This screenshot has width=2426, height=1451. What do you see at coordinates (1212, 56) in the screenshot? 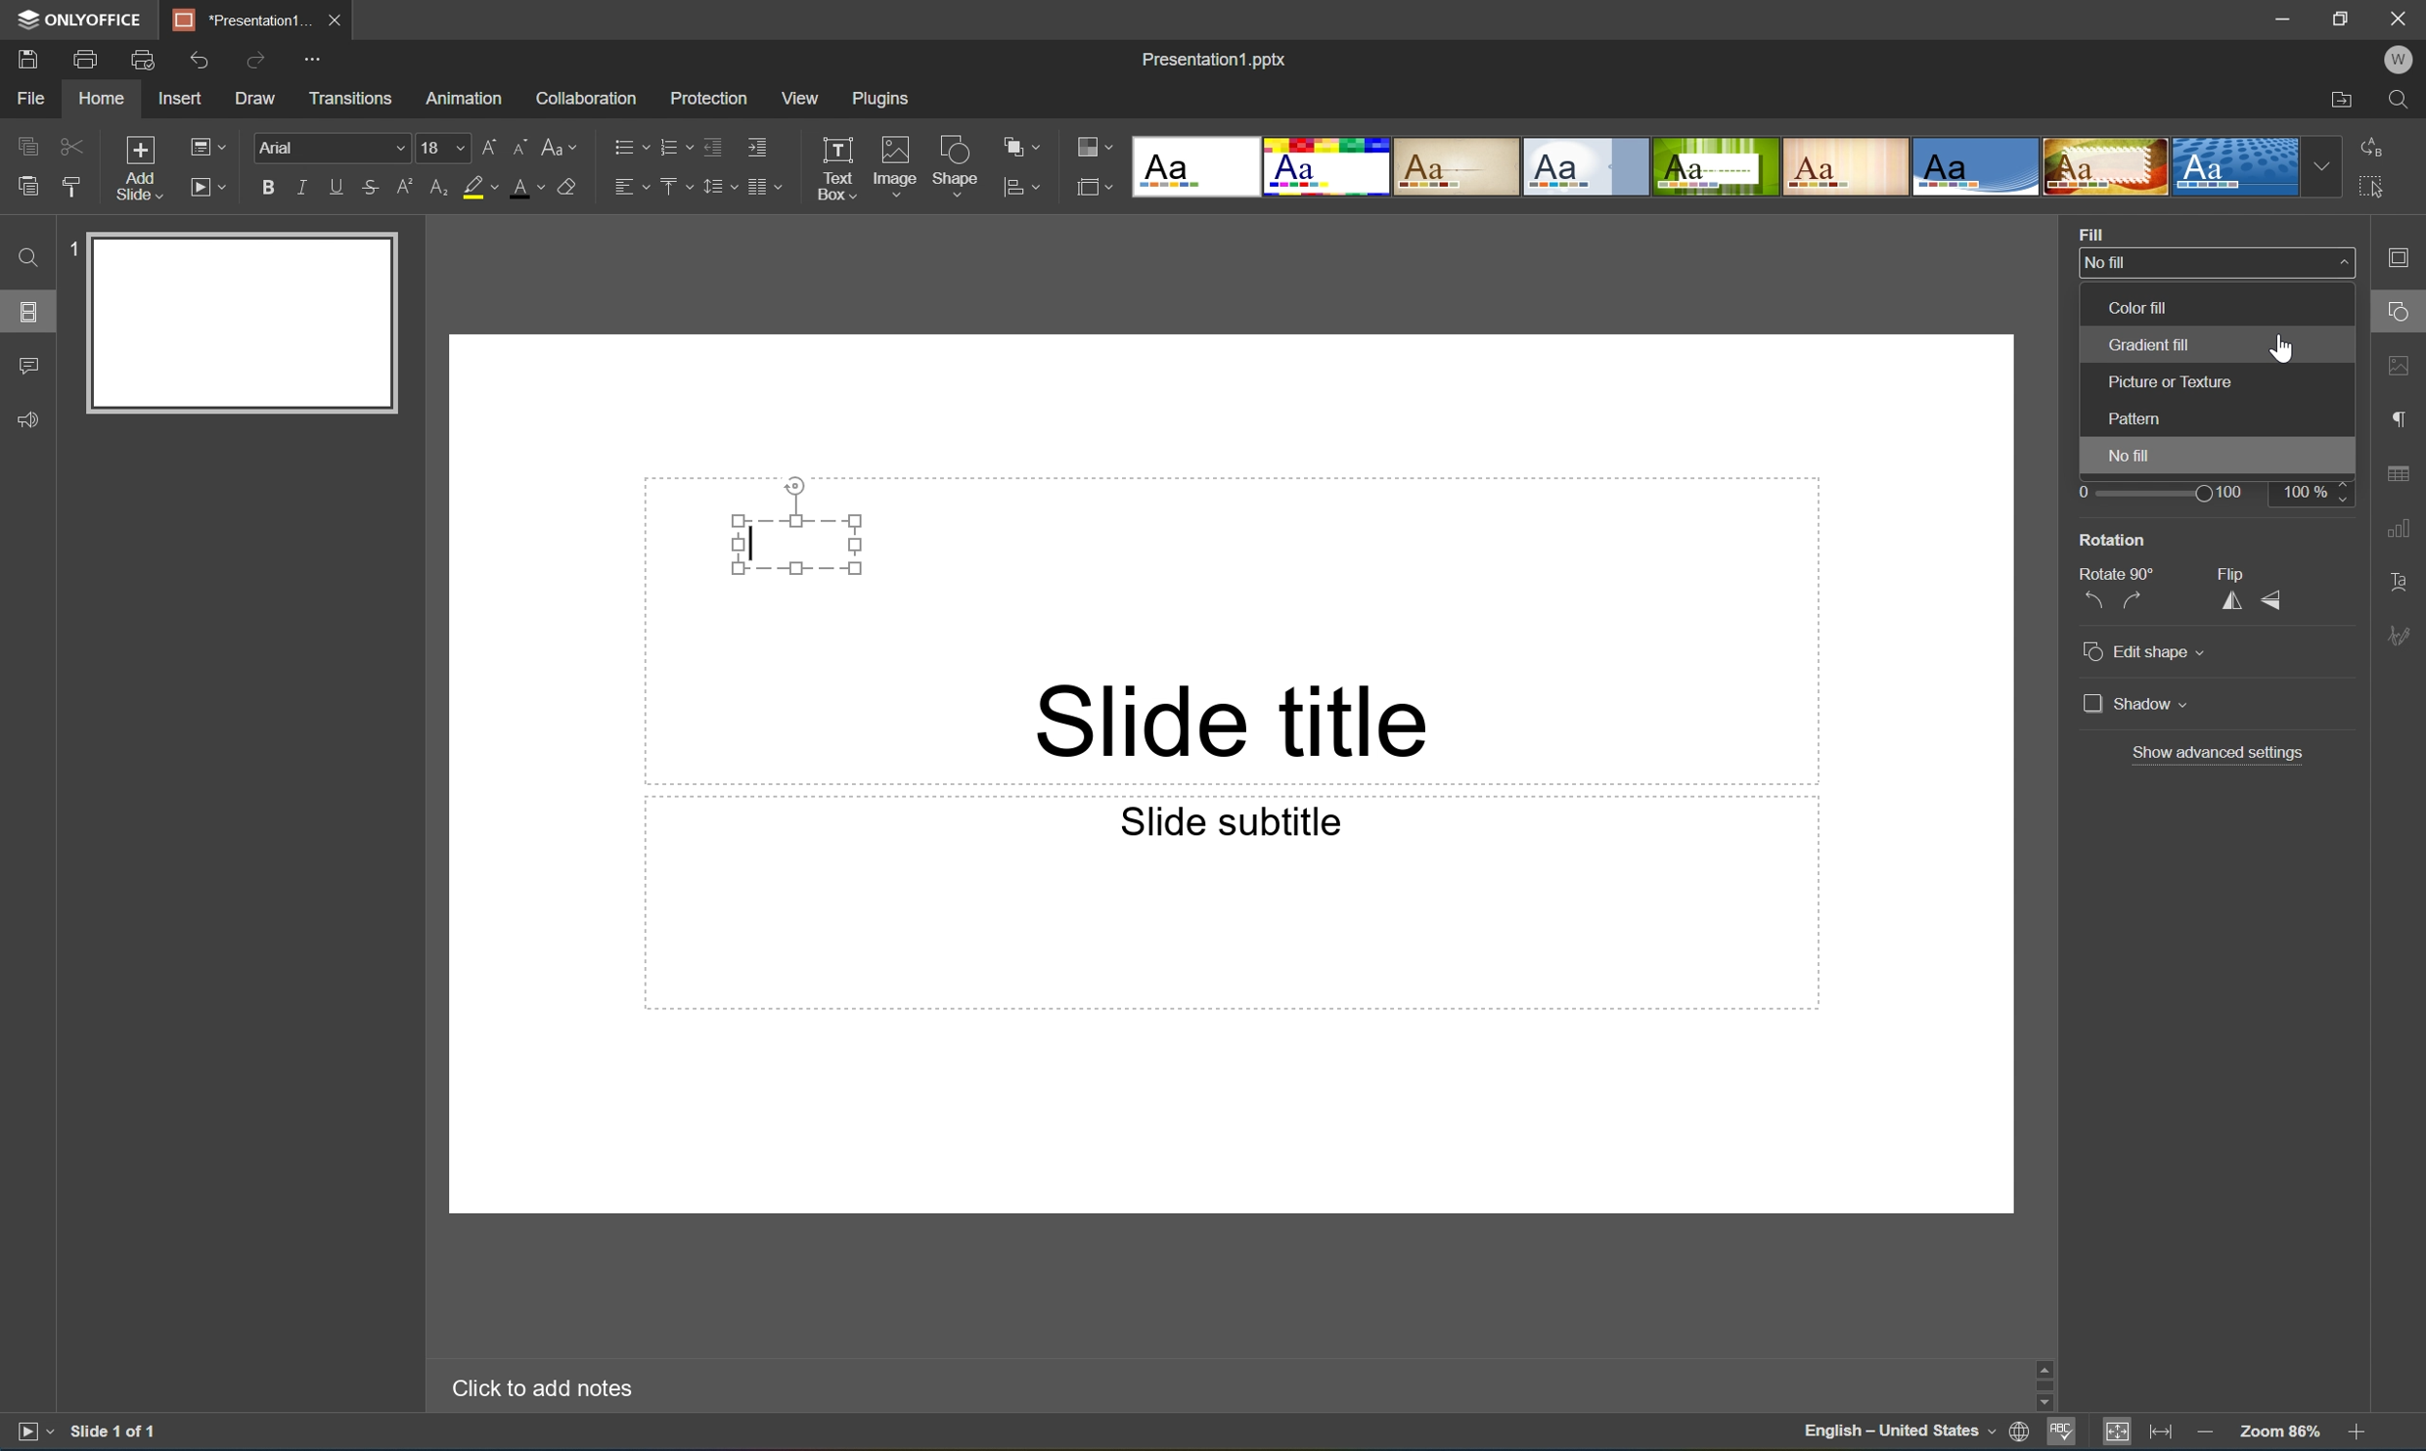
I see `Presentation1.pptx` at bounding box center [1212, 56].